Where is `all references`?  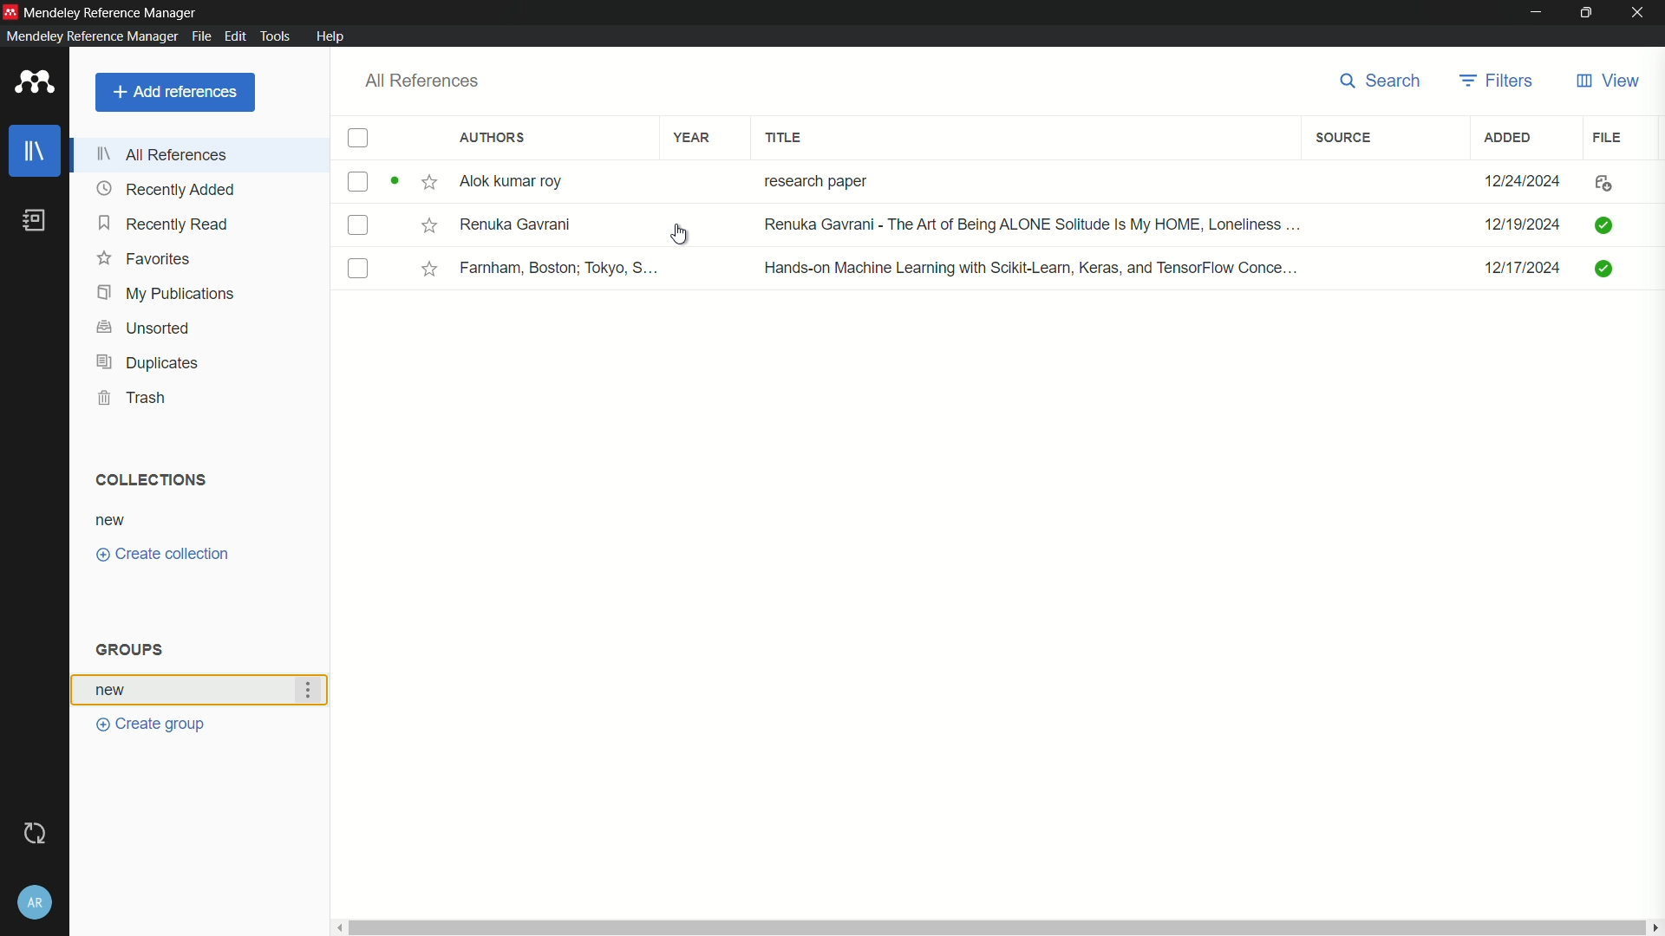 all references is located at coordinates (421, 81).